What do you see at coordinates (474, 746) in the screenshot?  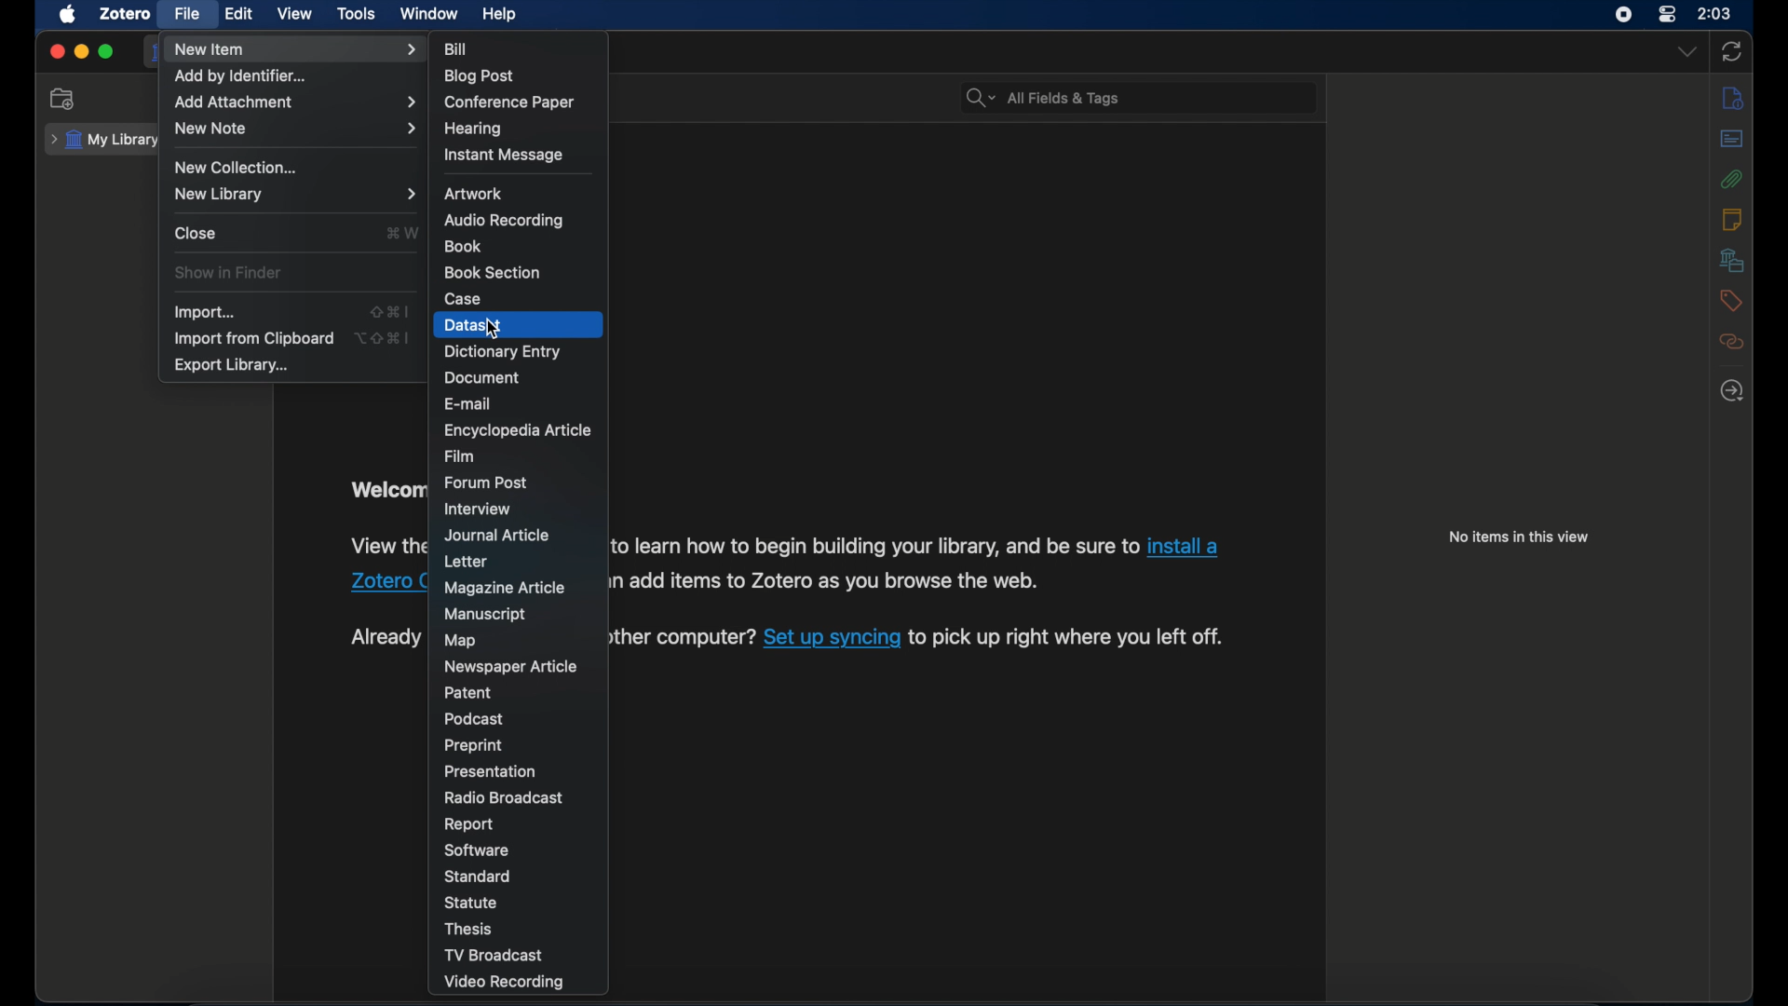 I see `preprint` at bounding box center [474, 746].